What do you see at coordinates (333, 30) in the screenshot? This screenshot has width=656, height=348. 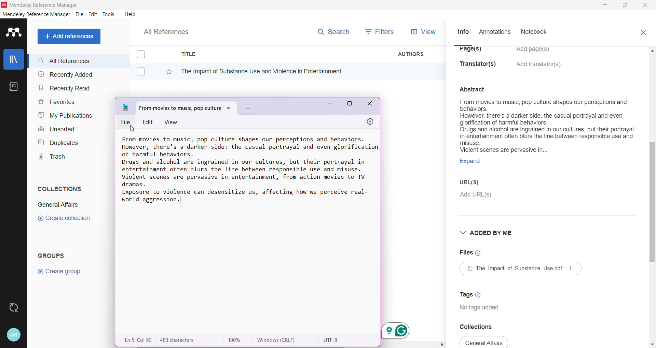 I see `Search` at bounding box center [333, 30].